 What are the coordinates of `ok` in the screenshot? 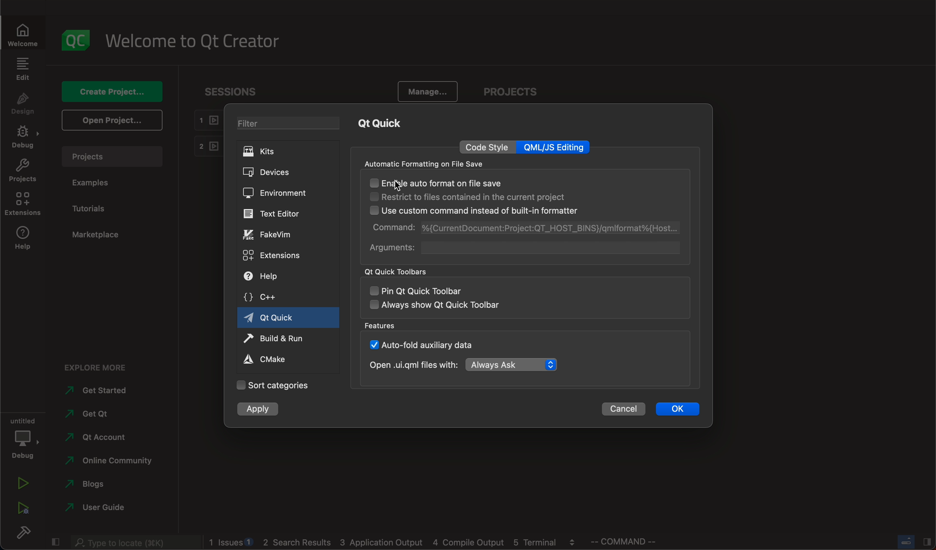 It's located at (680, 409).